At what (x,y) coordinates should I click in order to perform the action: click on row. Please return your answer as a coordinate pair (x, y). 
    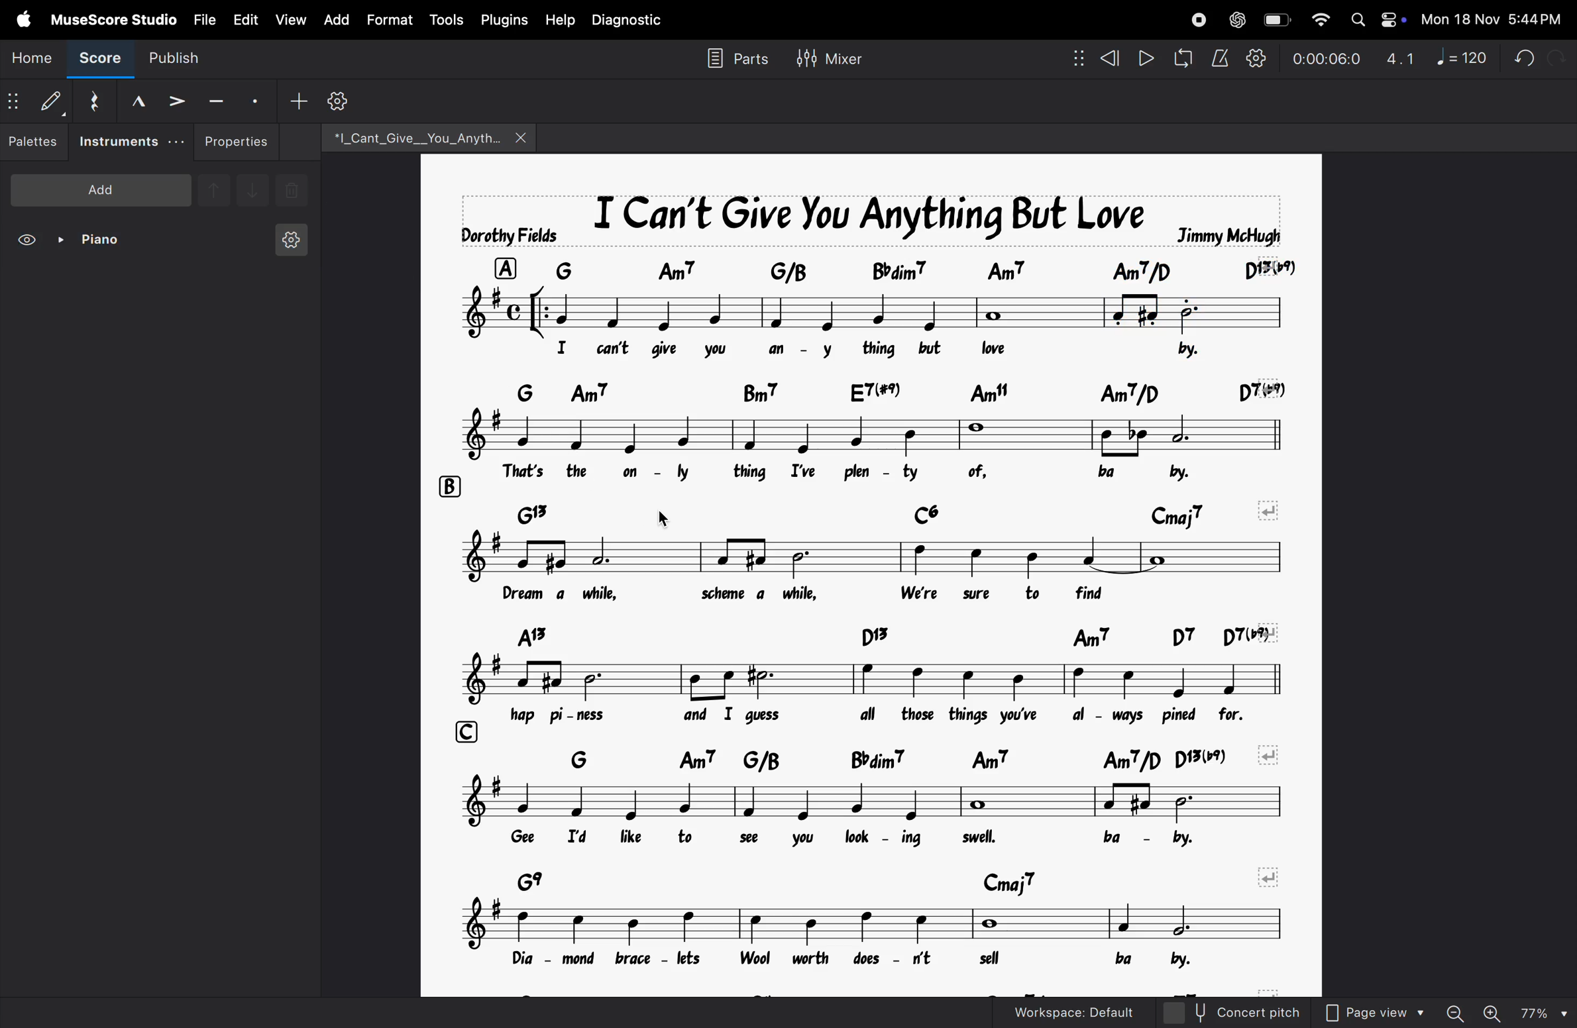
    Looking at the image, I should click on (462, 731).